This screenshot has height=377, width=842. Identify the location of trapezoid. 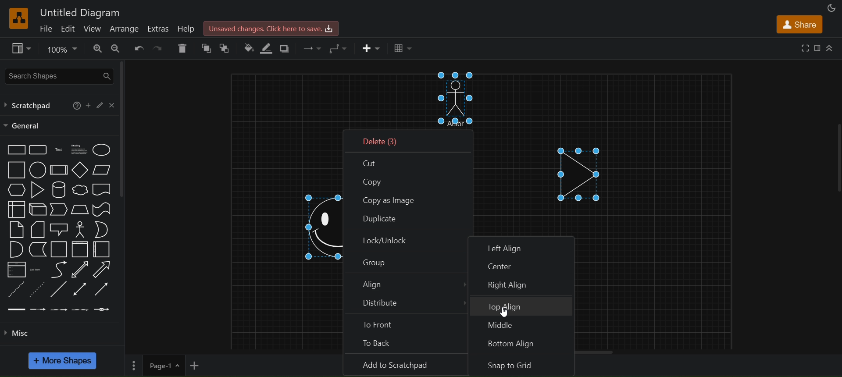
(79, 209).